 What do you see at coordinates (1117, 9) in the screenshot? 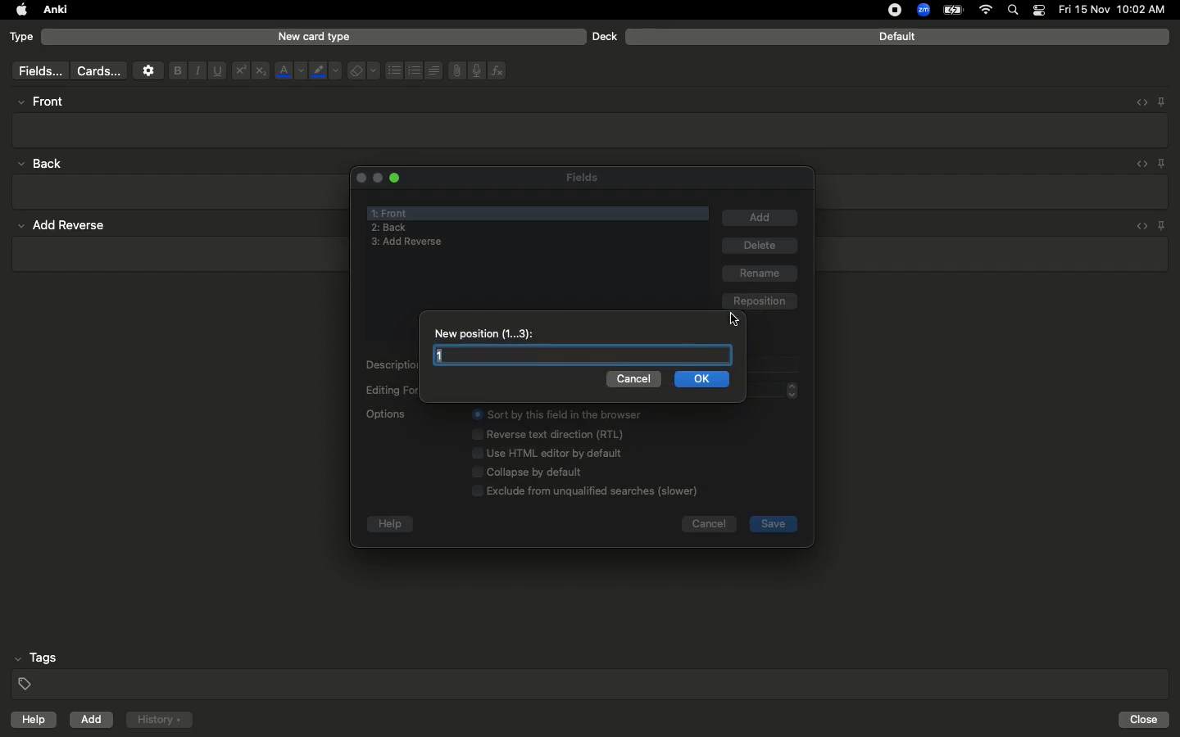
I see `date and time` at bounding box center [1117, 9].